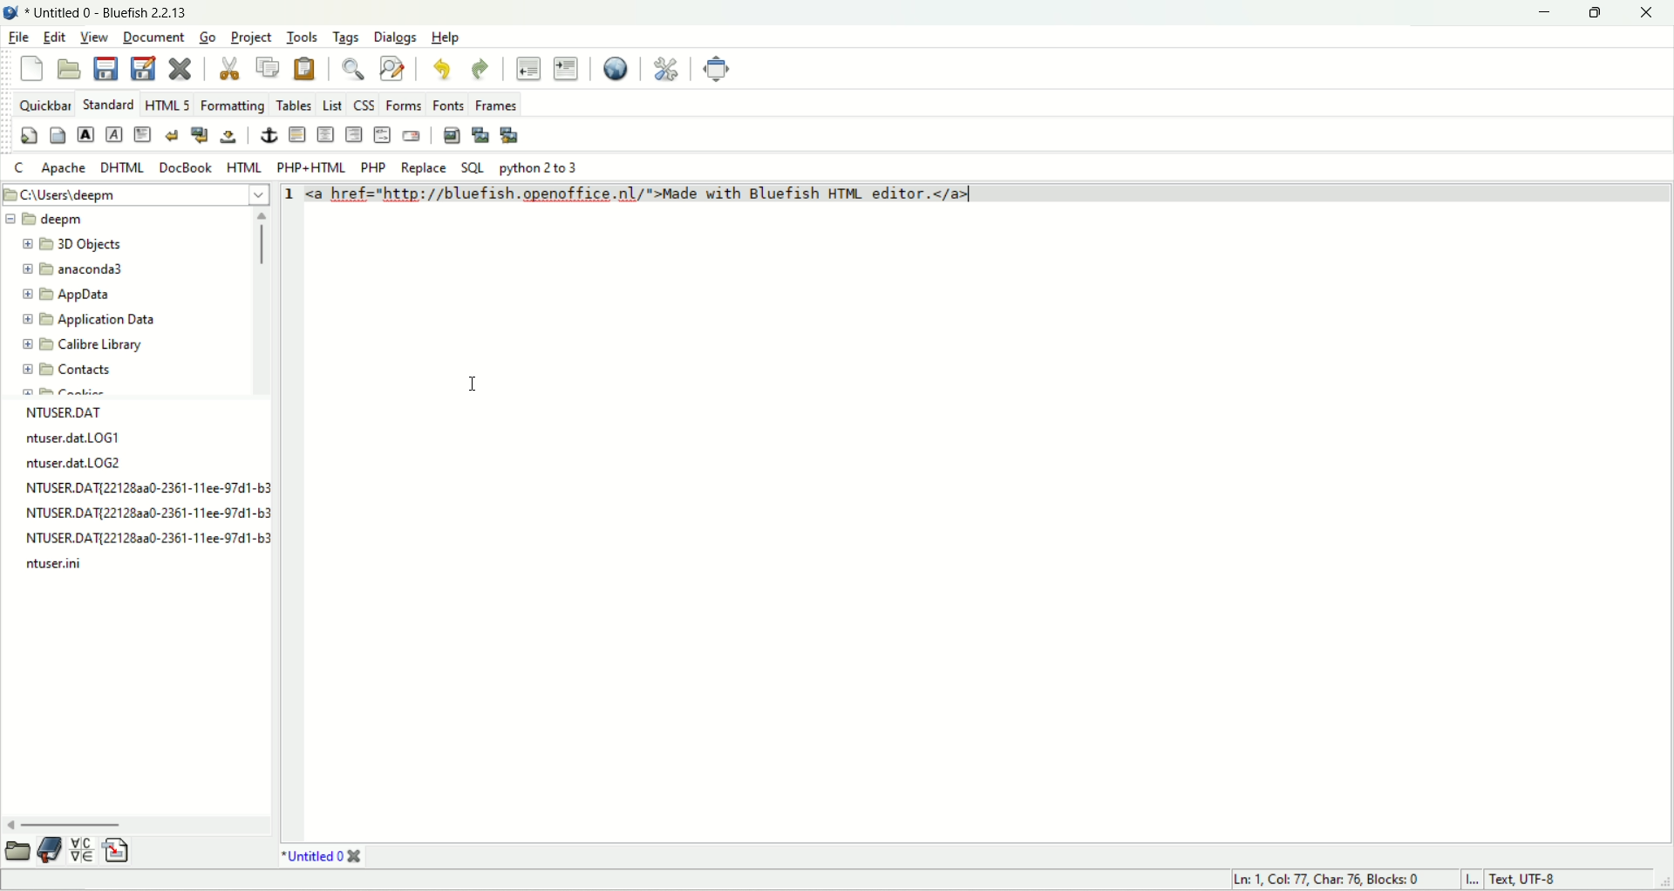 The height and width of the screenshot is (891, 1674). I want to click on open file, so click(68, 70).